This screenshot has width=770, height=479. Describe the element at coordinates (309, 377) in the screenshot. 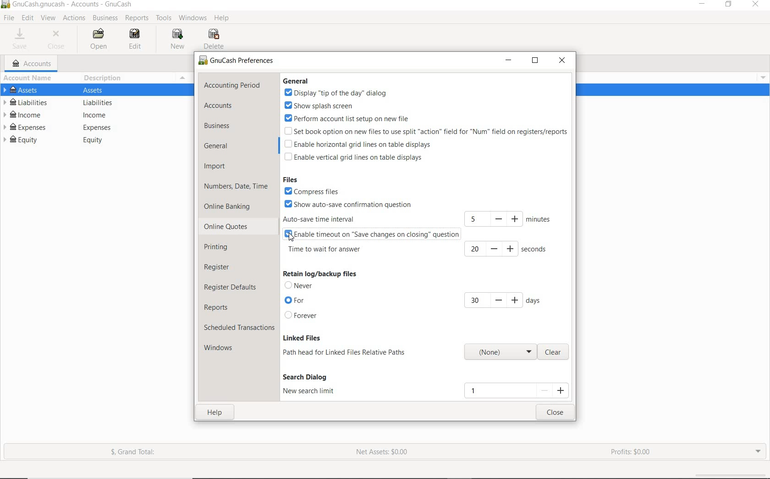

I see `search dialog` at that location.